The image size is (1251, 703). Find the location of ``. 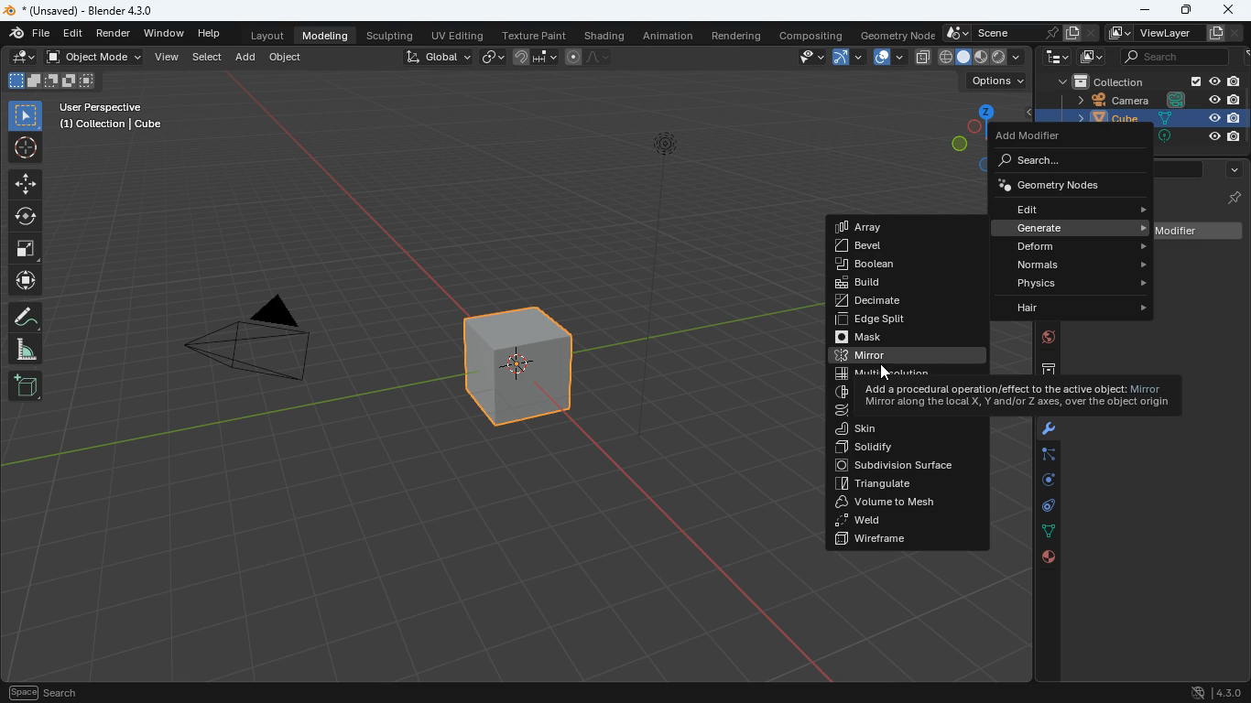

 is located at coordinates (1170, 118).